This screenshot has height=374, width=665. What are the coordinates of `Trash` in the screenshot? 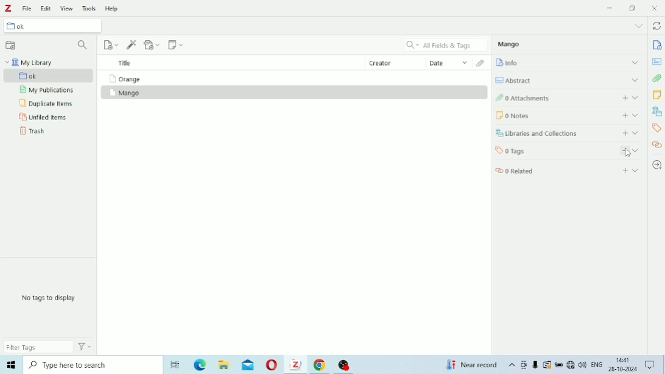 It's located at (34, 130).